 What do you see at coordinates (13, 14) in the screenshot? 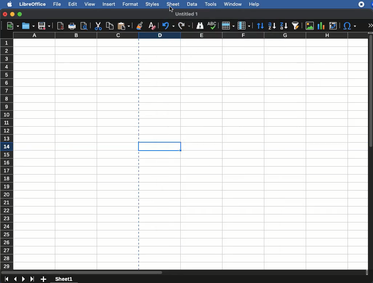
I see `minimize` at bounding box center [13, 14].